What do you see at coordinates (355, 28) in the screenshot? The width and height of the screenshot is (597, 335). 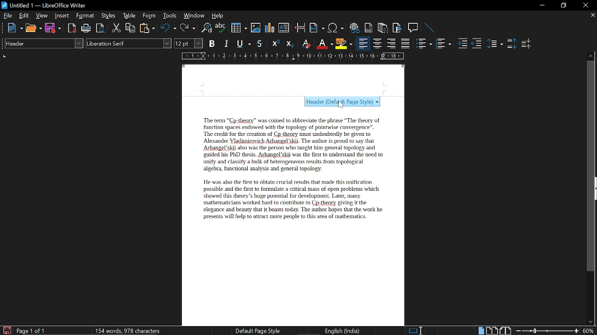 I see `Insert hyperlink` at bounding box center [355, 28].